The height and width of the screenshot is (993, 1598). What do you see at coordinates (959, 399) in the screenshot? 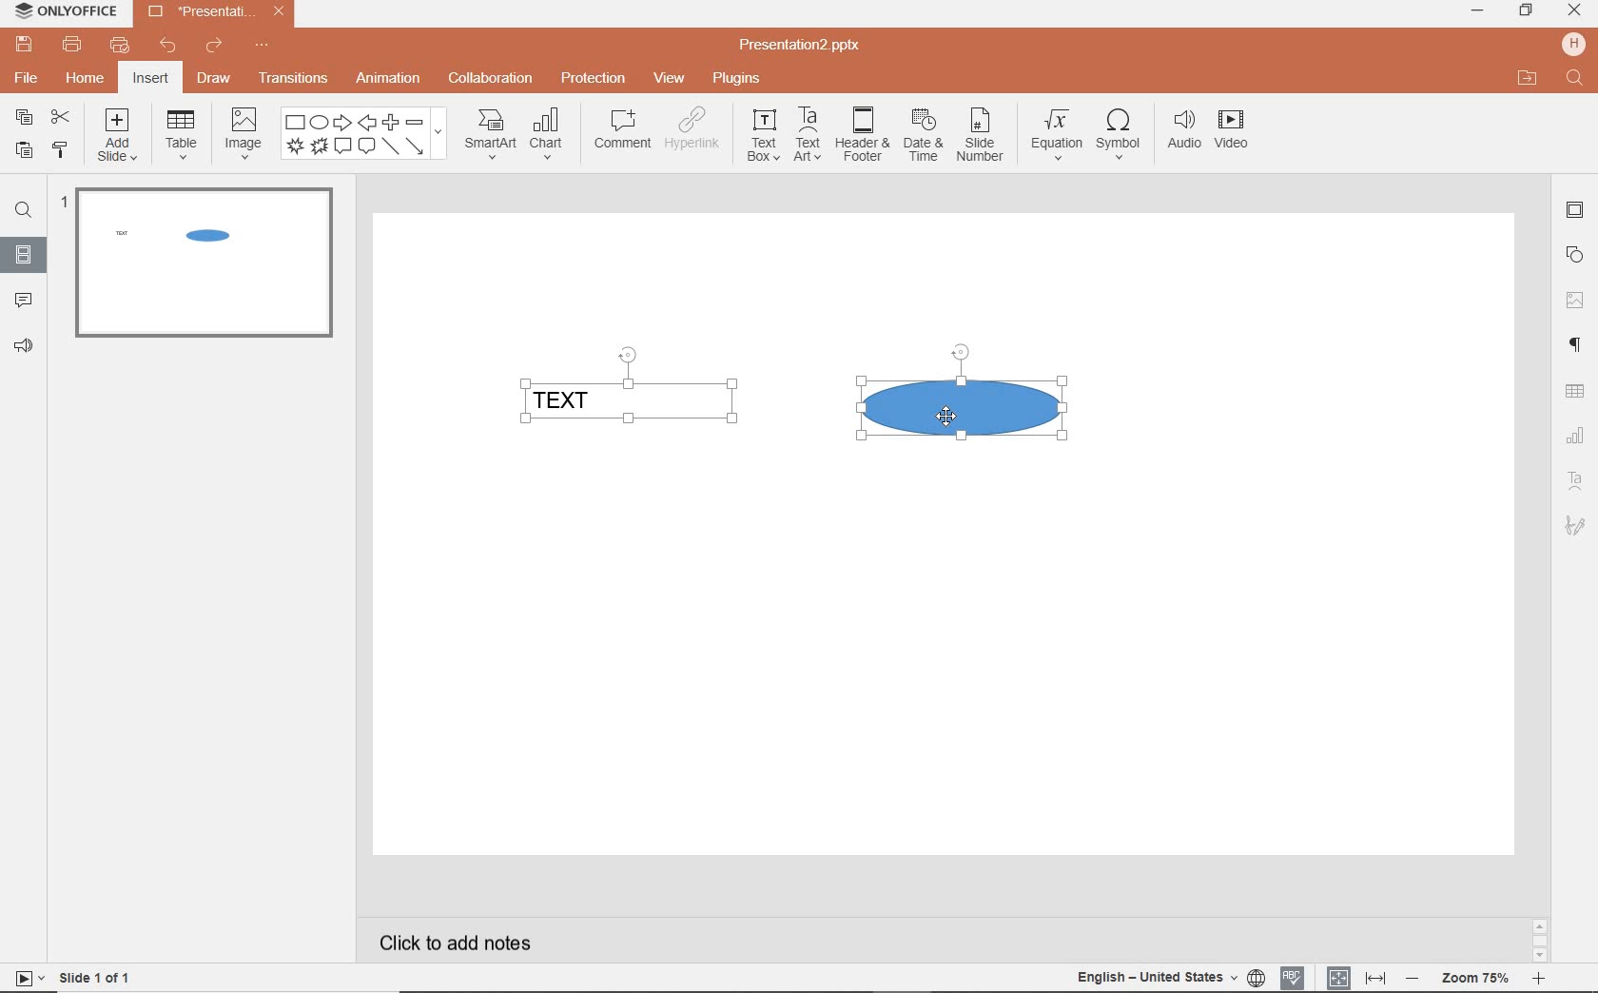
I see `SHAPE SELECTED` at bounding box center [959, 399].